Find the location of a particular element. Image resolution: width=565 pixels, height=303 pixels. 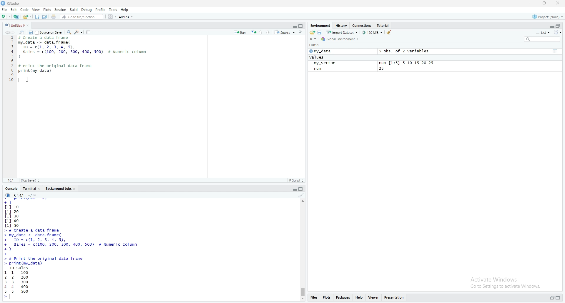

Go back to the previous source location is located at coordinates (5, 33).